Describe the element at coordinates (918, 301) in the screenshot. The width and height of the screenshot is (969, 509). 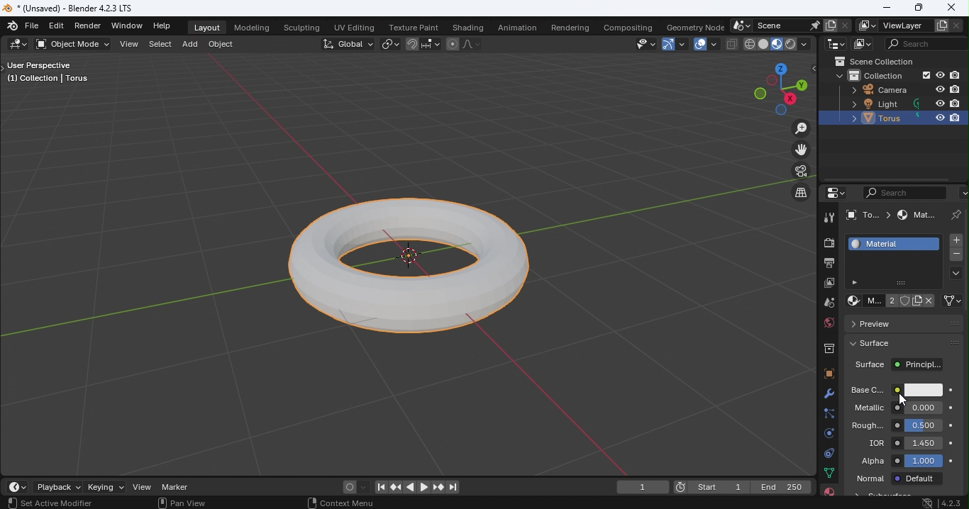
I see `New Material` at that location.